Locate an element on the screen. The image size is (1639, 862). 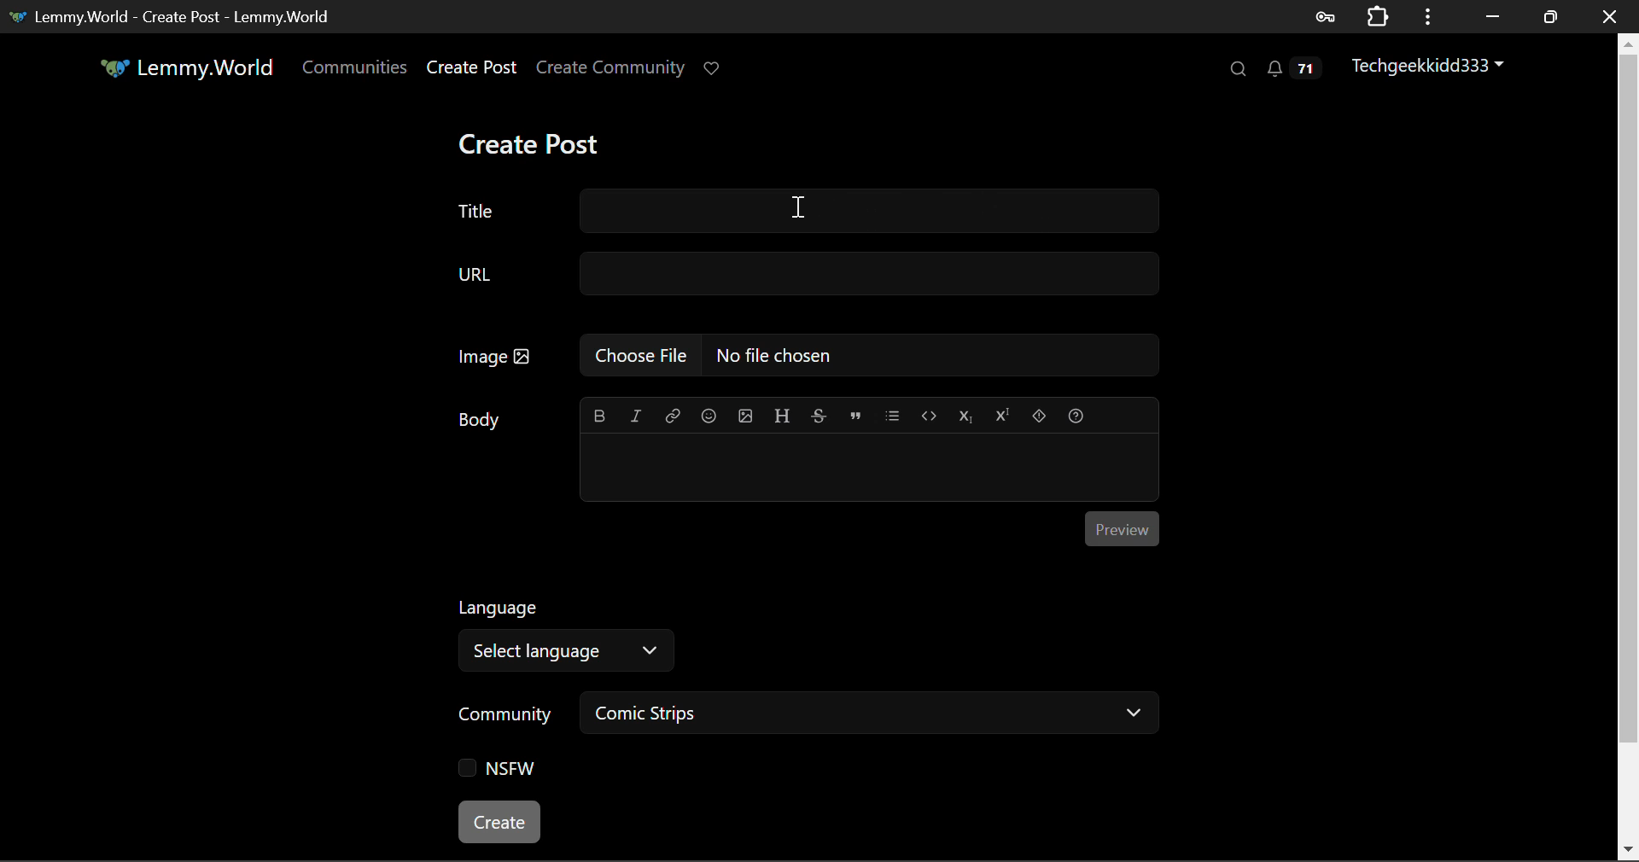
Lemmy.World- Create Post - Lemmy.World is located at coordinates (178, 16).